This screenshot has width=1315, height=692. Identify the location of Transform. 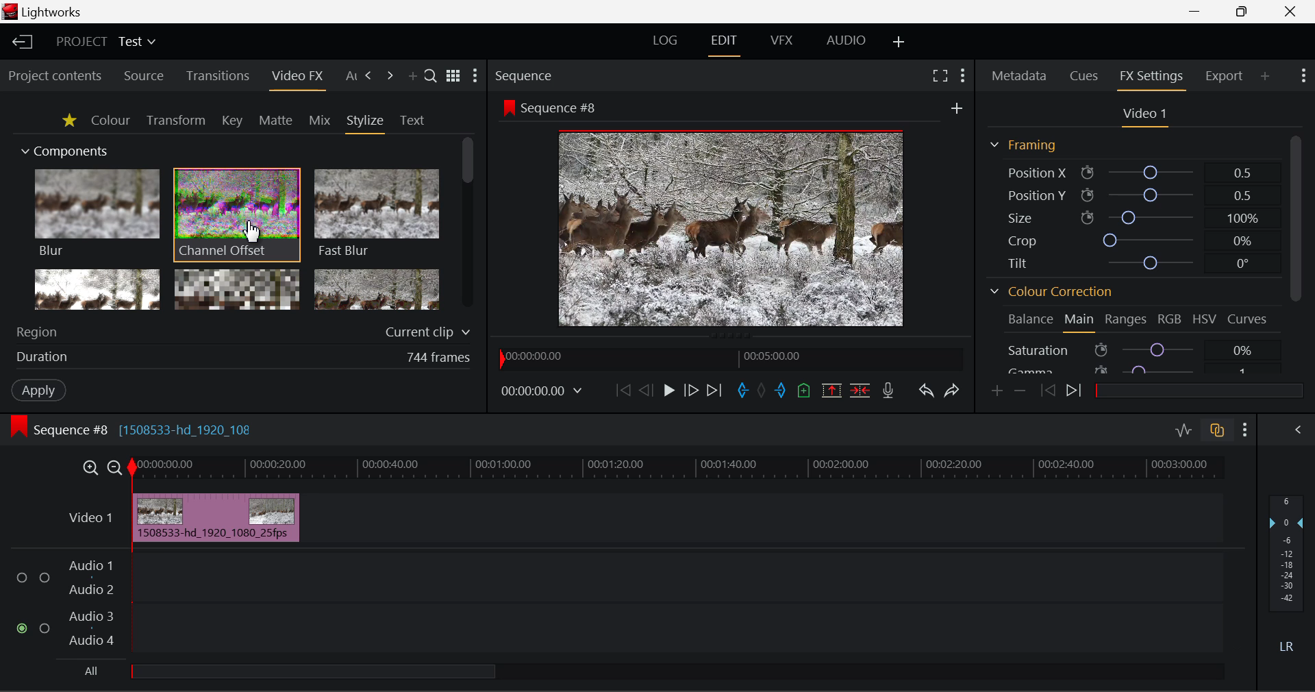
(175, 121).